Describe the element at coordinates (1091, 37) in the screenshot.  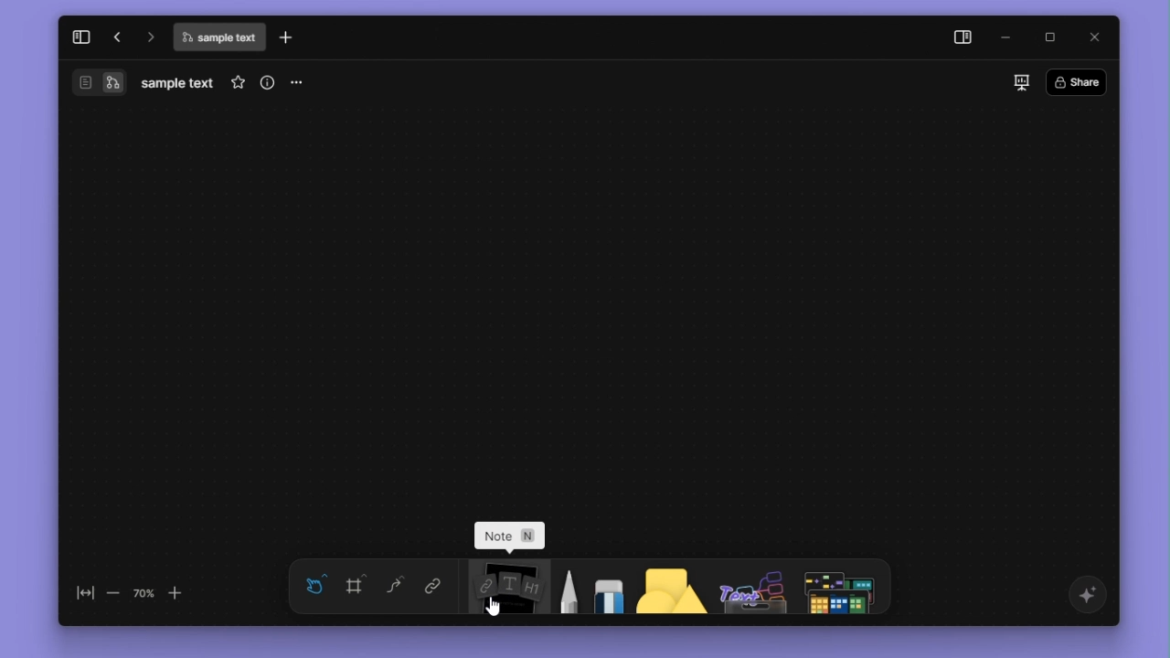
I see `close` at that location.